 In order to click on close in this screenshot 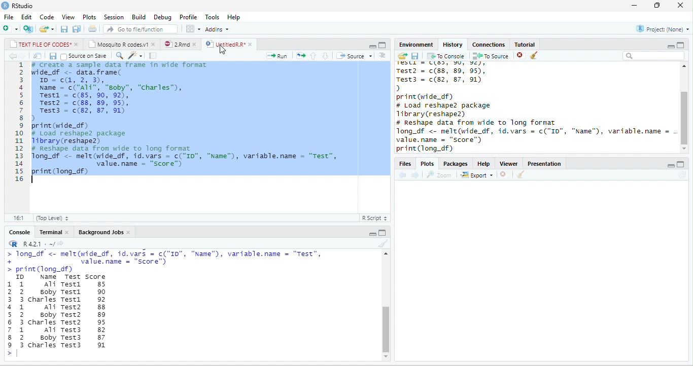, I will do `click(129, 233)`.